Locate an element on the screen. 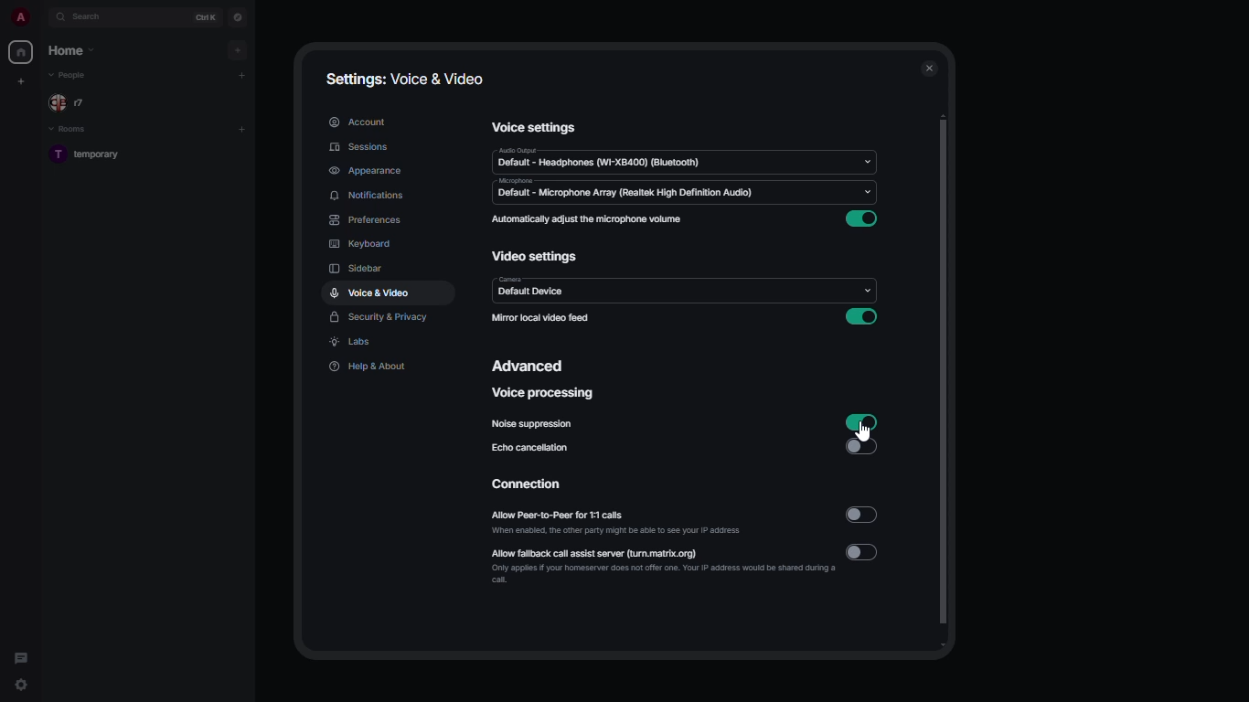  people is located at coordinates (71, 75).